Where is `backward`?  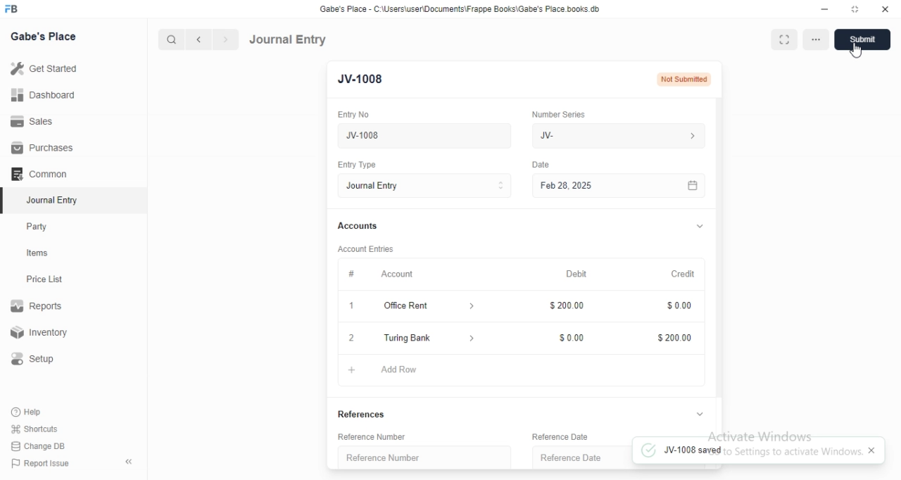
backward is located at coordinates (198, 40).